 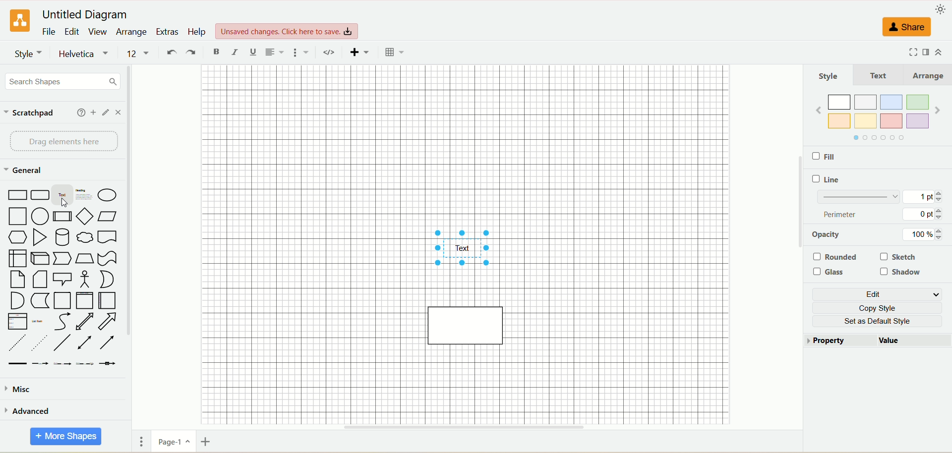 I want to click on search shapes, so click(x=63, y=83).